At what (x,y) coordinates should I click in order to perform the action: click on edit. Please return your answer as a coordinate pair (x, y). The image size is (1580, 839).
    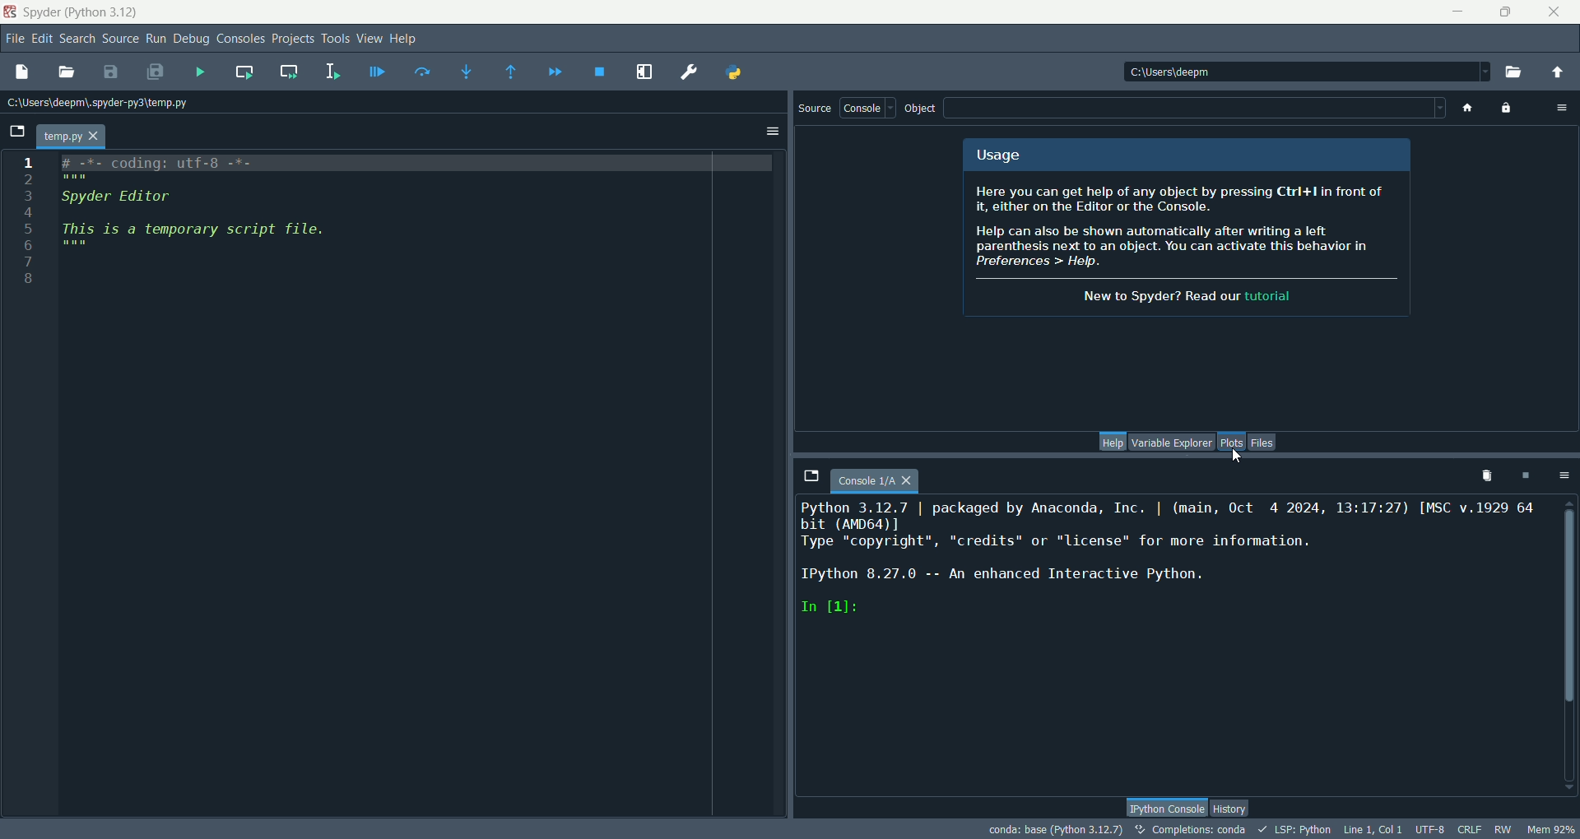
    Looking at the image, I should click on (43, 39).